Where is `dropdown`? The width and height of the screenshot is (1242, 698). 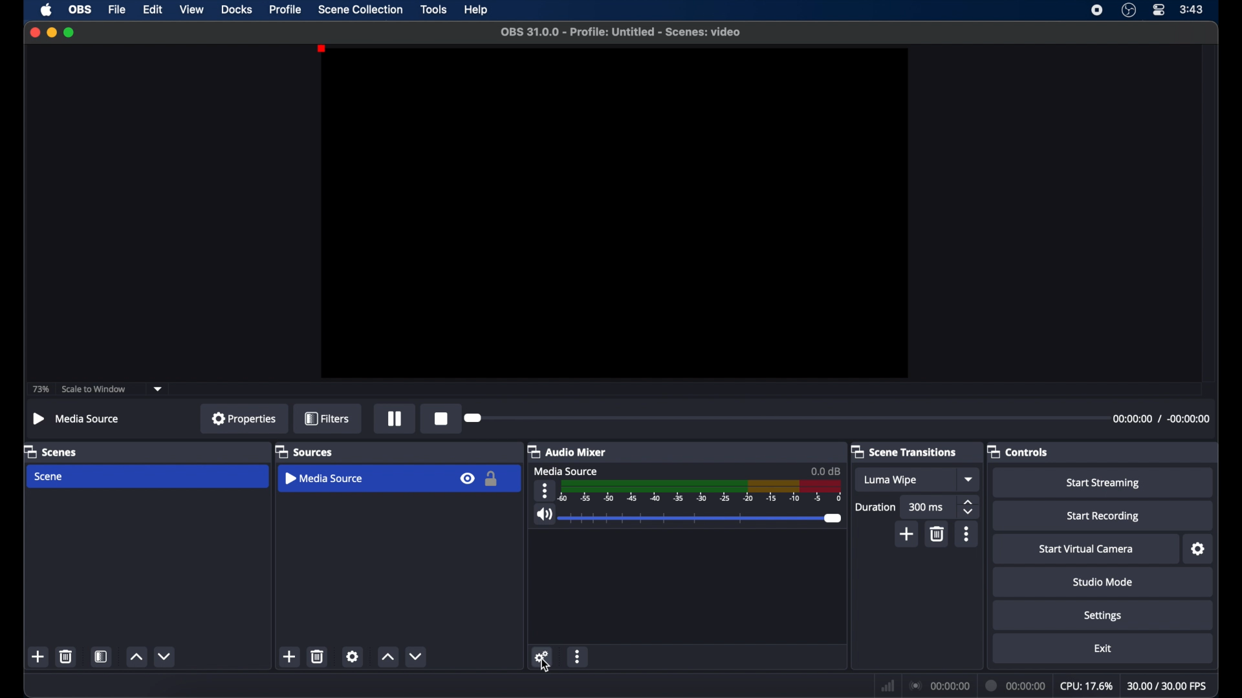 dropdown is located at coordinates (158, 389).